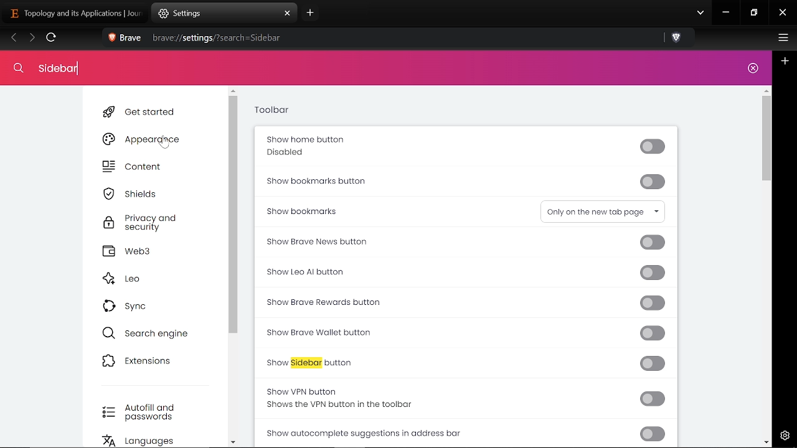 Image resolution: width=797 pixels, height=448 pixels. What do you see at coordinates (271, 111) in the screenshot?
I see `Toolbar` at bounding box center [271, 111].